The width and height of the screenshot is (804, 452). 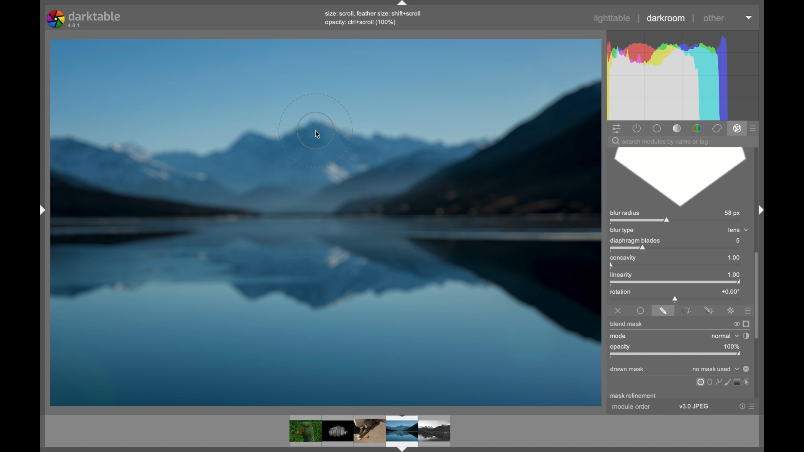 I want to click on 1.00, so click(x=734, y=274).